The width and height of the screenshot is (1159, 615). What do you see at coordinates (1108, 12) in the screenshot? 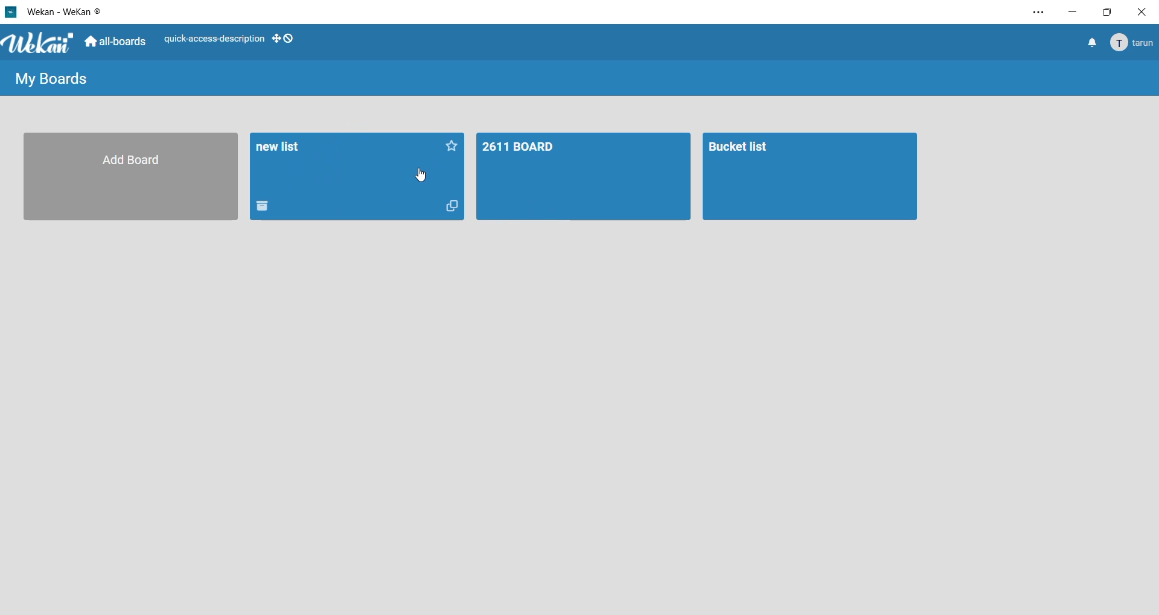
I see `maximize` at bounding box center [1108, 12].